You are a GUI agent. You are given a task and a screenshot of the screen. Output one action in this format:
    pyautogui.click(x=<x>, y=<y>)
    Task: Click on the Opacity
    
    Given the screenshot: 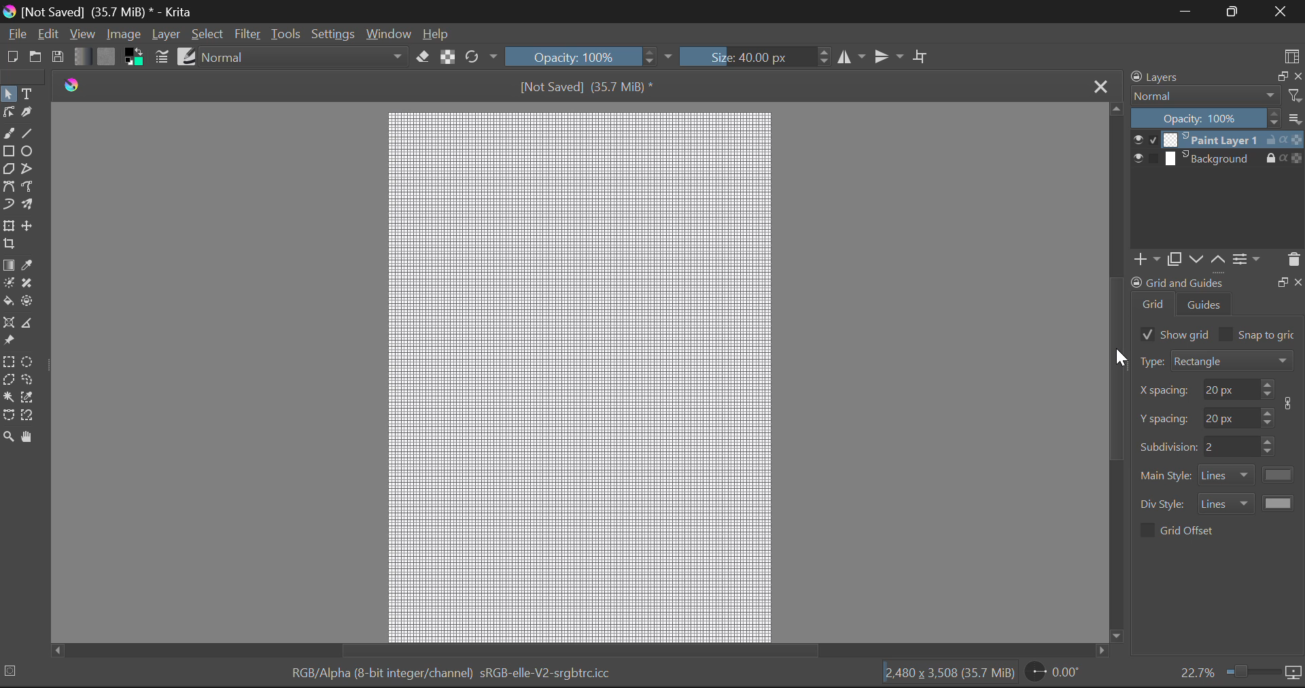 What is the action you would take?
    pyautogui.click(x=589, y=56)
    